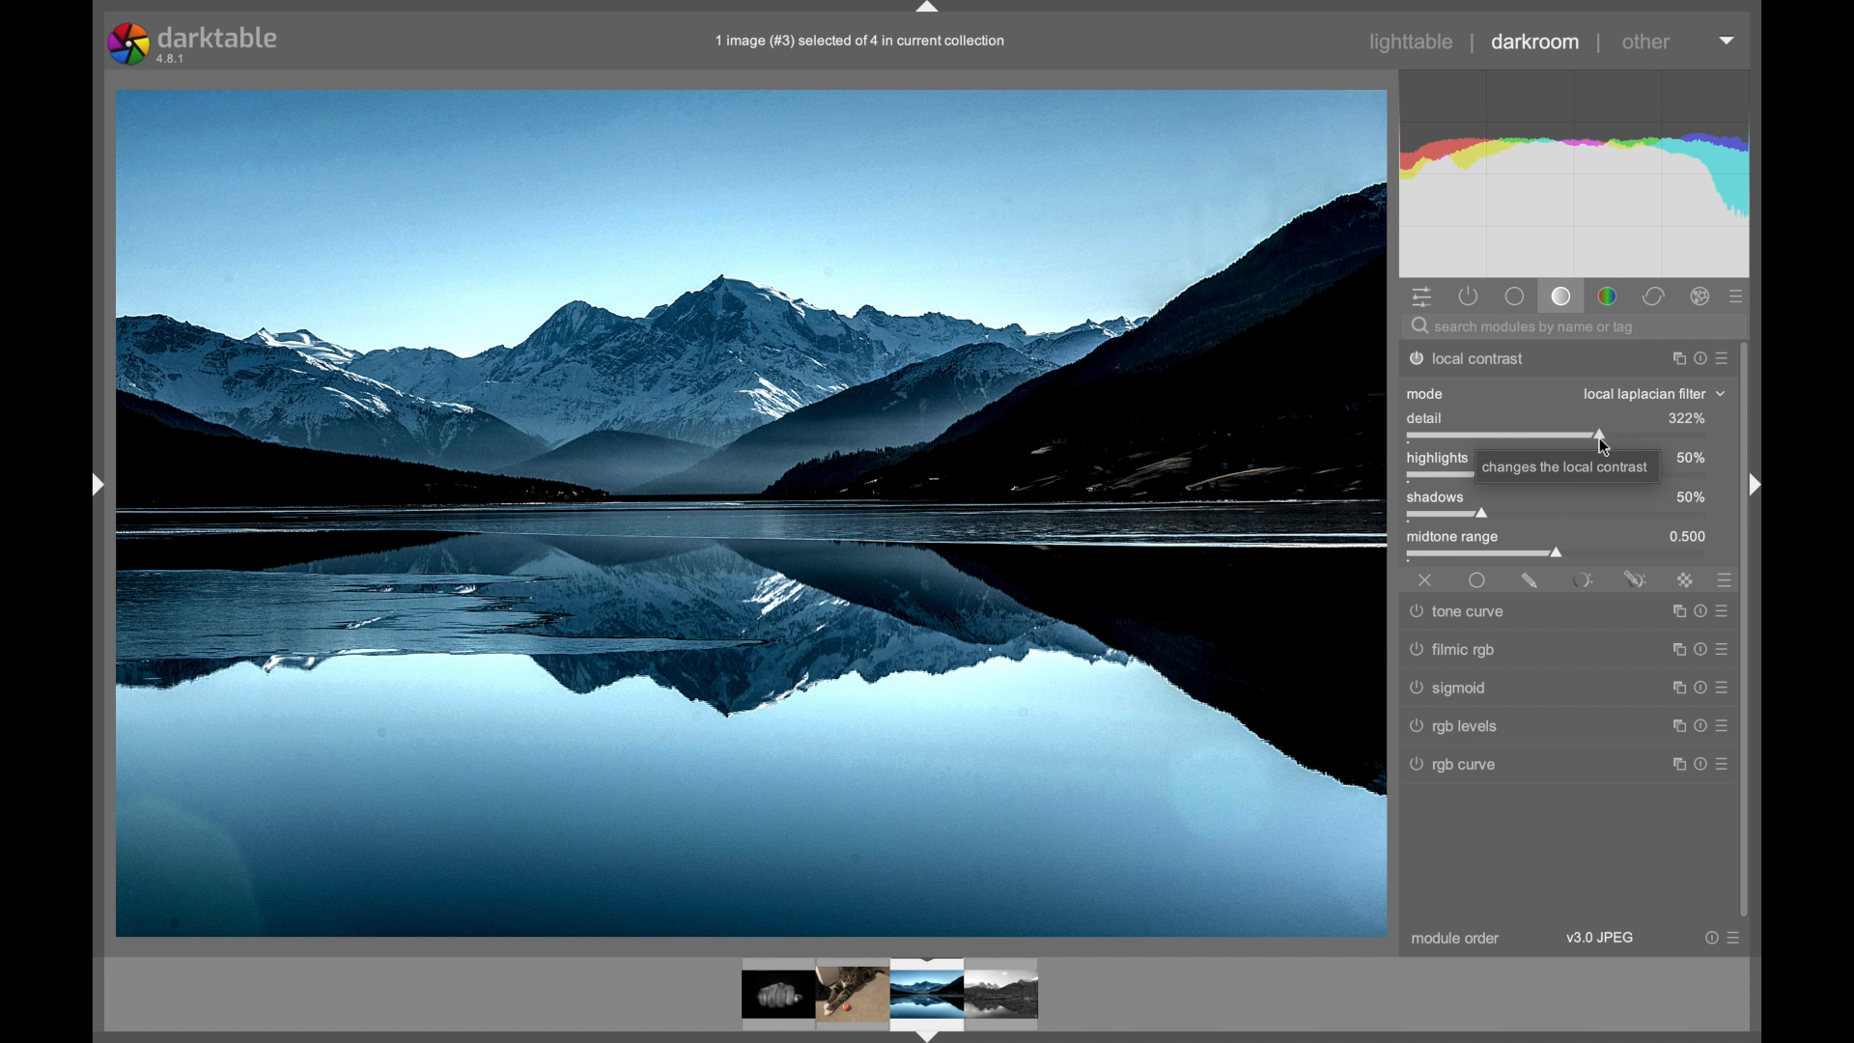  Describe the element at coordinates (1536, 42) in the screenshot. I see `darkroom` at that location.